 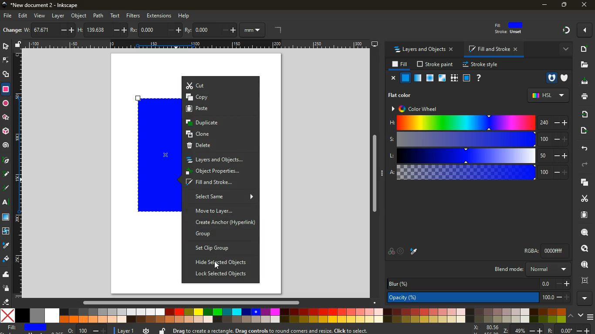 I want to click on unlock, so click(x=163, y=331).